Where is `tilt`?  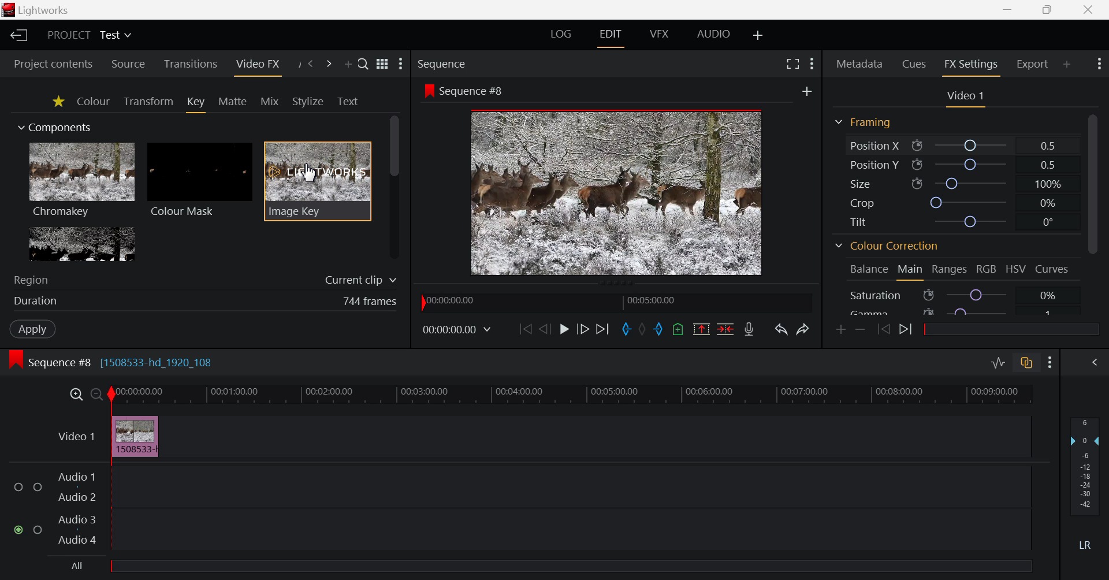
tilt is located at coordinates (969, 221).